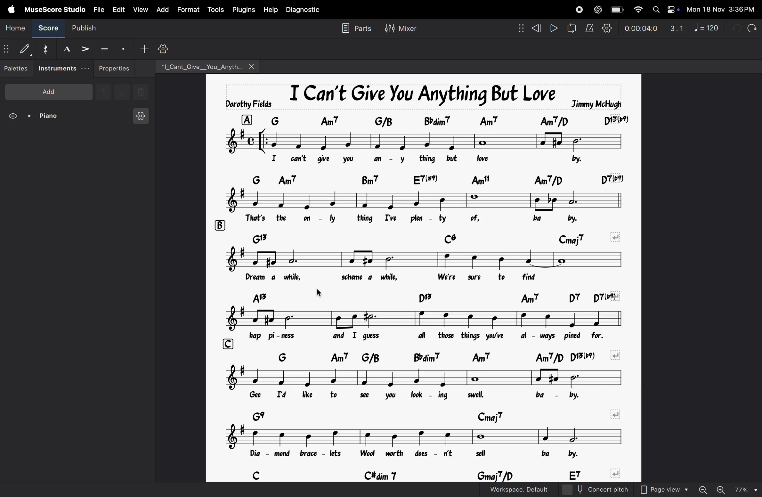  What do you see at coordinates (518, 488) in the screenshot?
I see `workspace default` at bounding box center [518, 488].